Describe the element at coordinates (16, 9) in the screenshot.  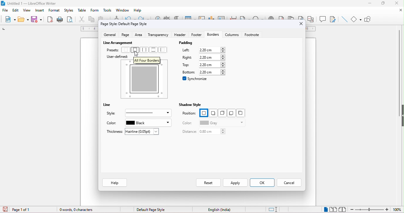
I see `edit` at that location.